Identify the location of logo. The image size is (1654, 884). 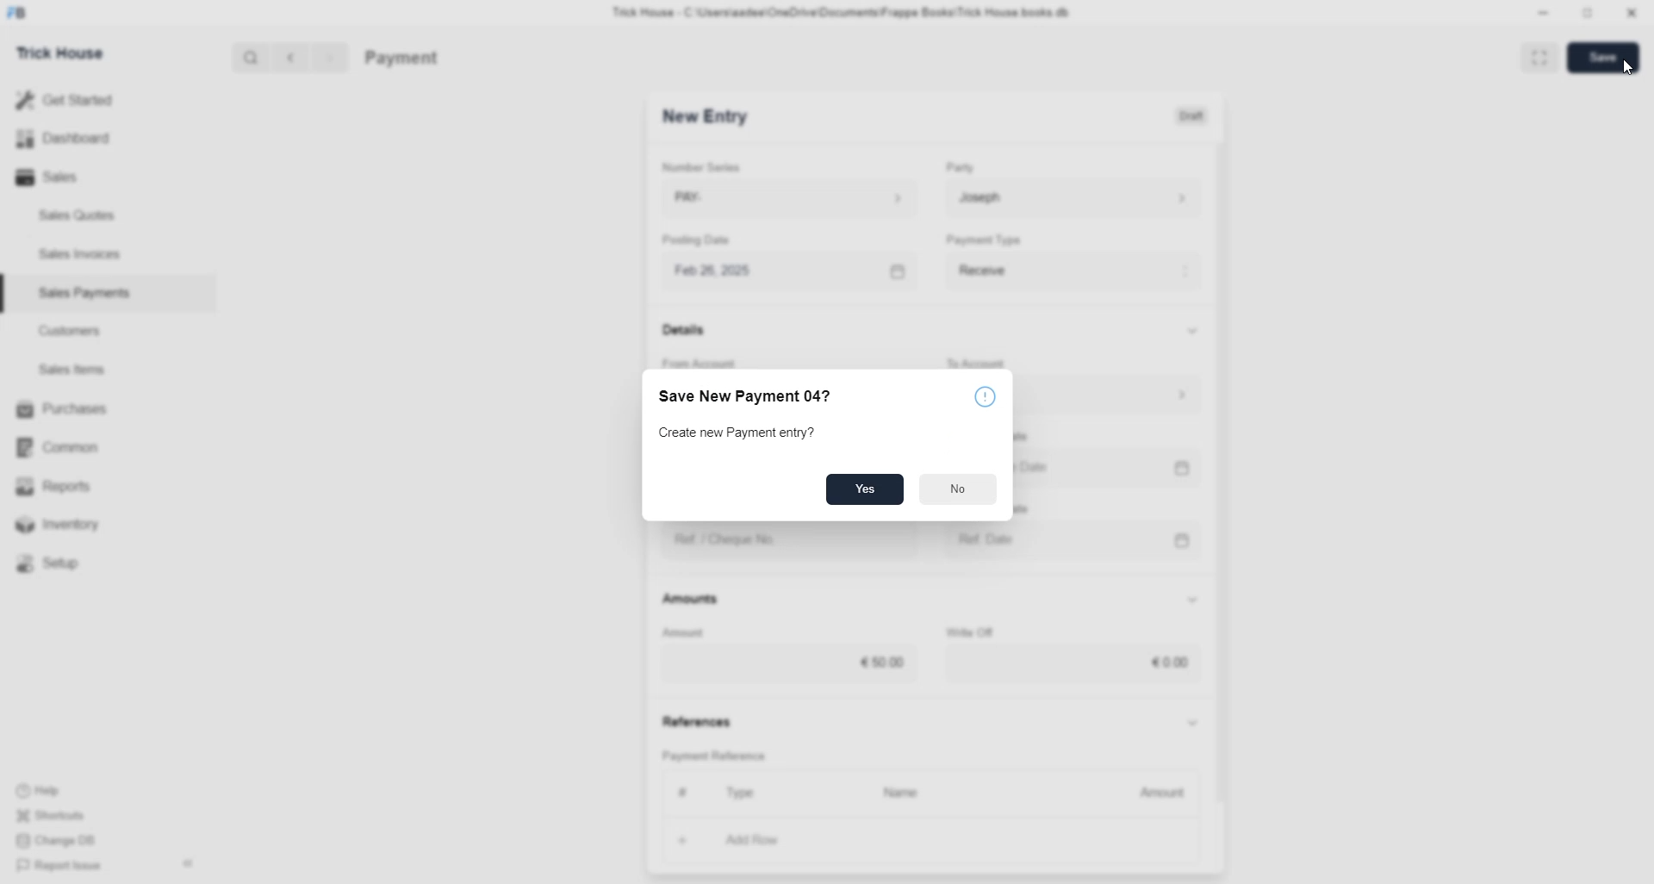
(18, 13).